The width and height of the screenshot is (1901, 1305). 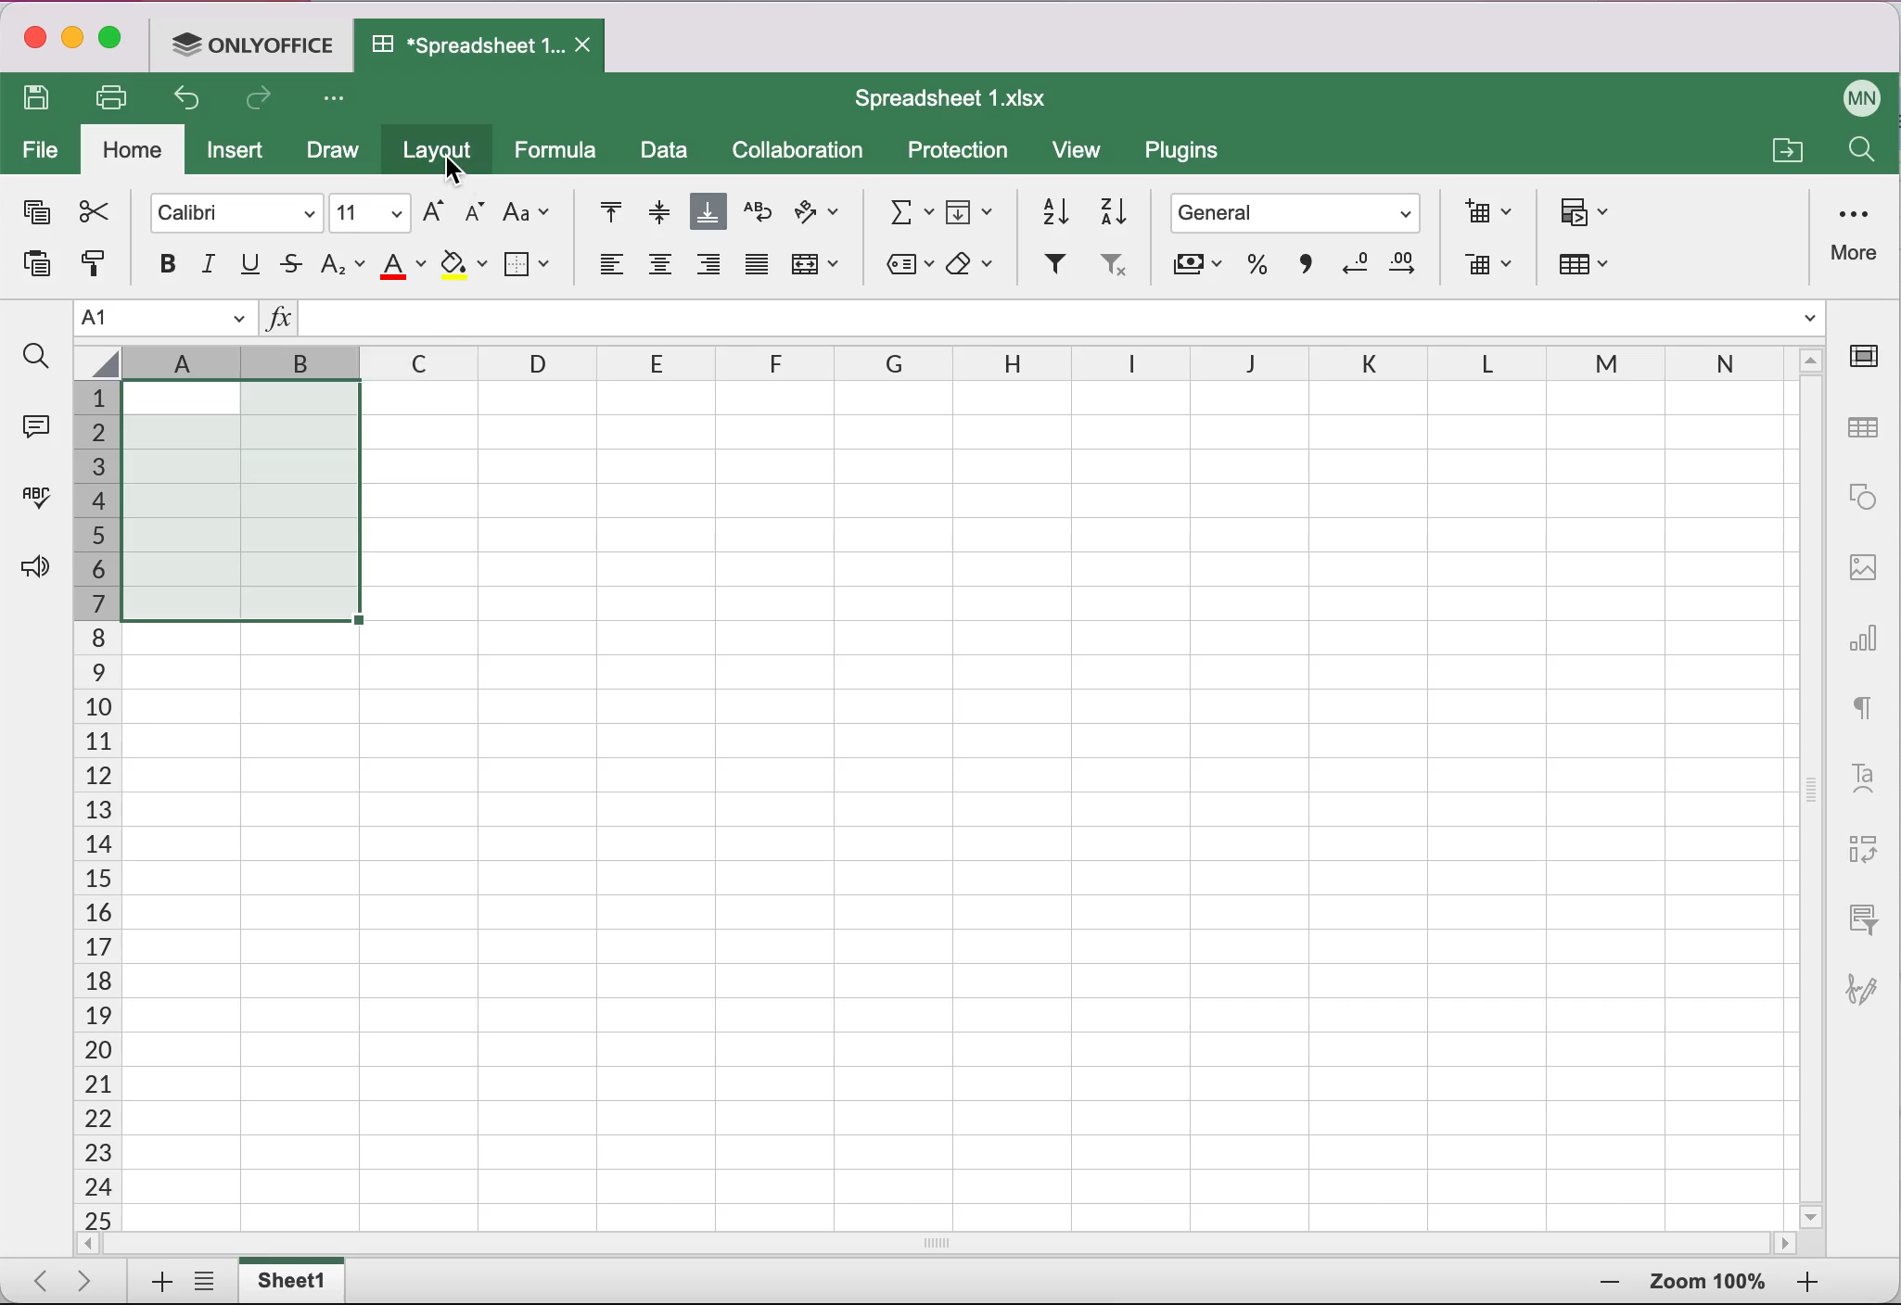 What do you see at coordinates (94, 807) in the screenshot?
I see `number of cells` at bounding box center [94, 807].